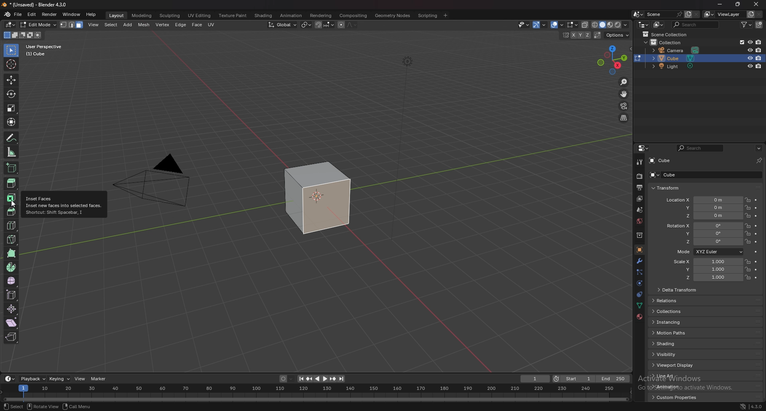  I want to click on window, so click(72, 14).